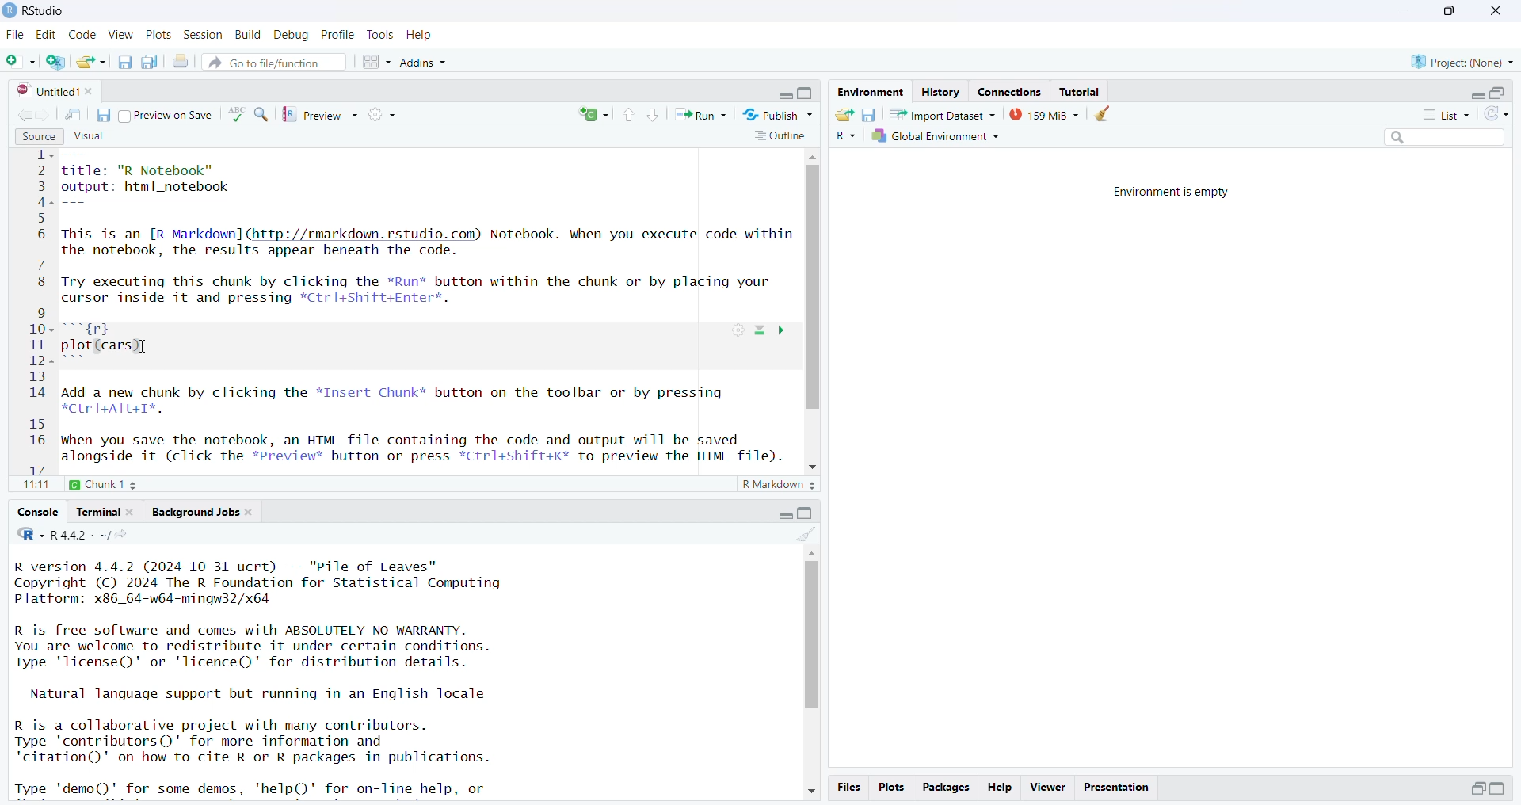  I want to click on save all open documents, so click(151, 62).